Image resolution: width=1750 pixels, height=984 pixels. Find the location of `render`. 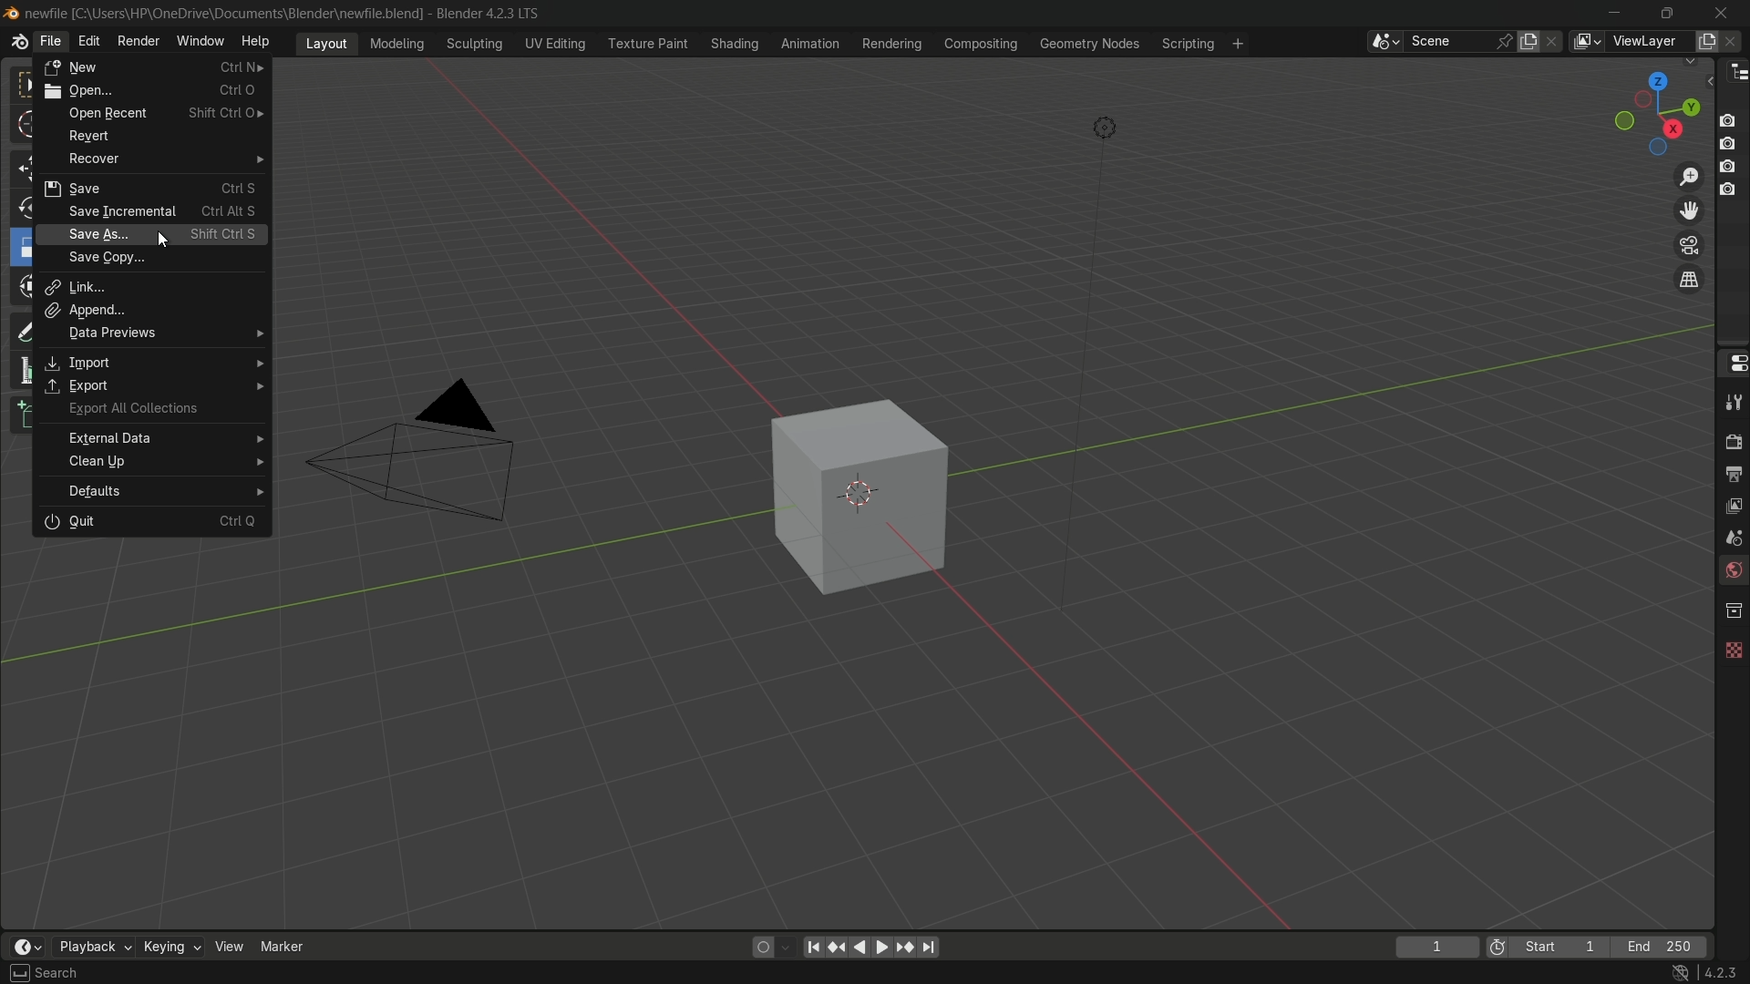

render is located at coordinates (1730, 439).